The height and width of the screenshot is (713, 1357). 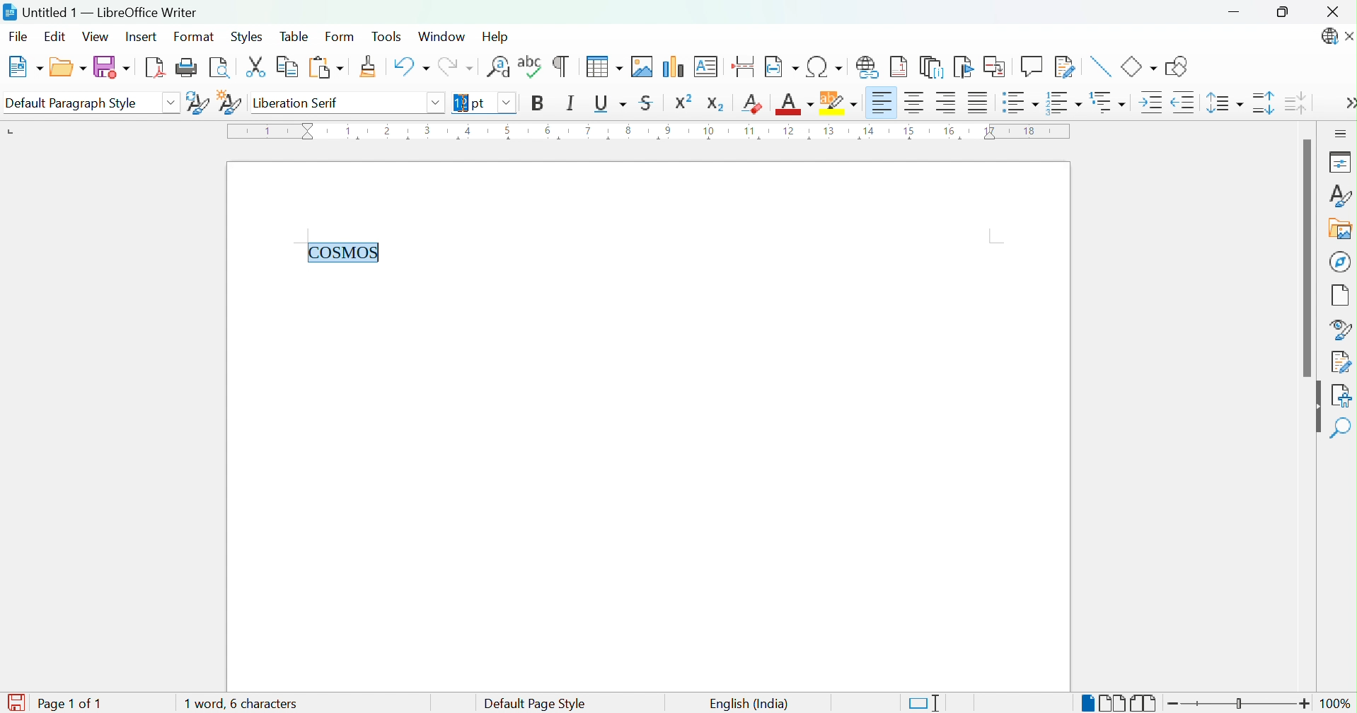 What do you see at coordinates (748, 703) in the screenshot?
I see `English (India)` at bounding box center [748, 703].